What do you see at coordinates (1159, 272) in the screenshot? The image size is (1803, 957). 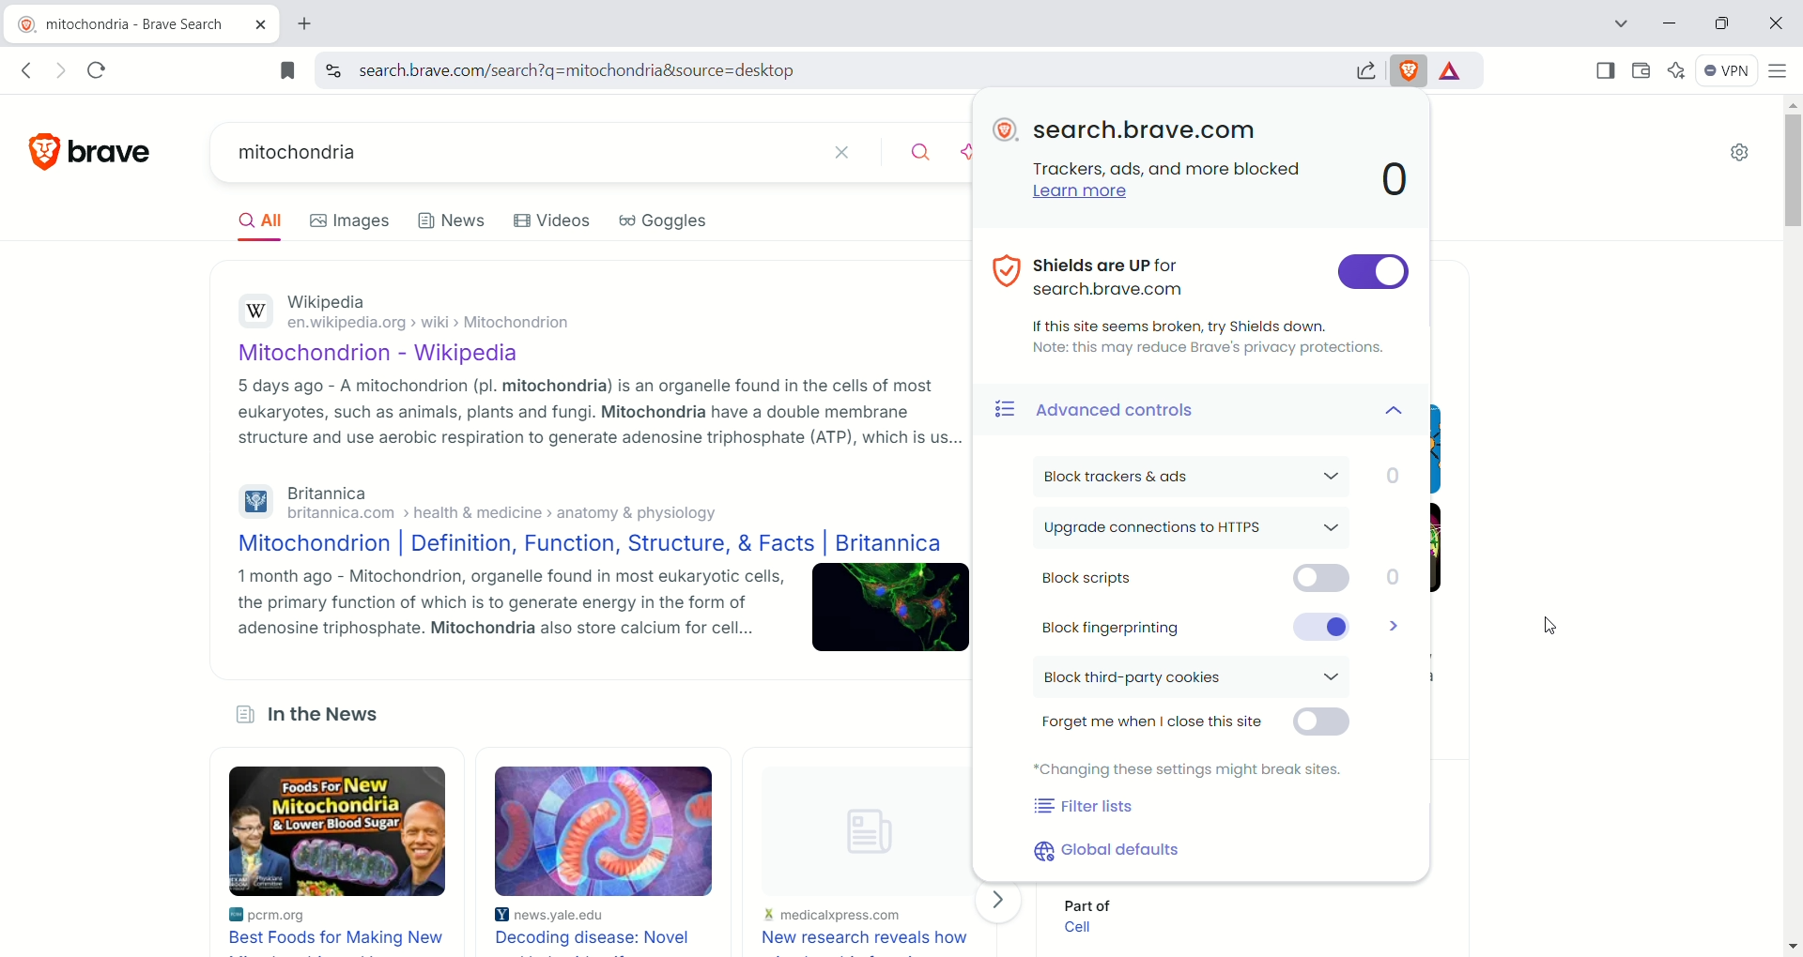 I see `shields are up for search.brave.com` at bounding box center [1159, 272].